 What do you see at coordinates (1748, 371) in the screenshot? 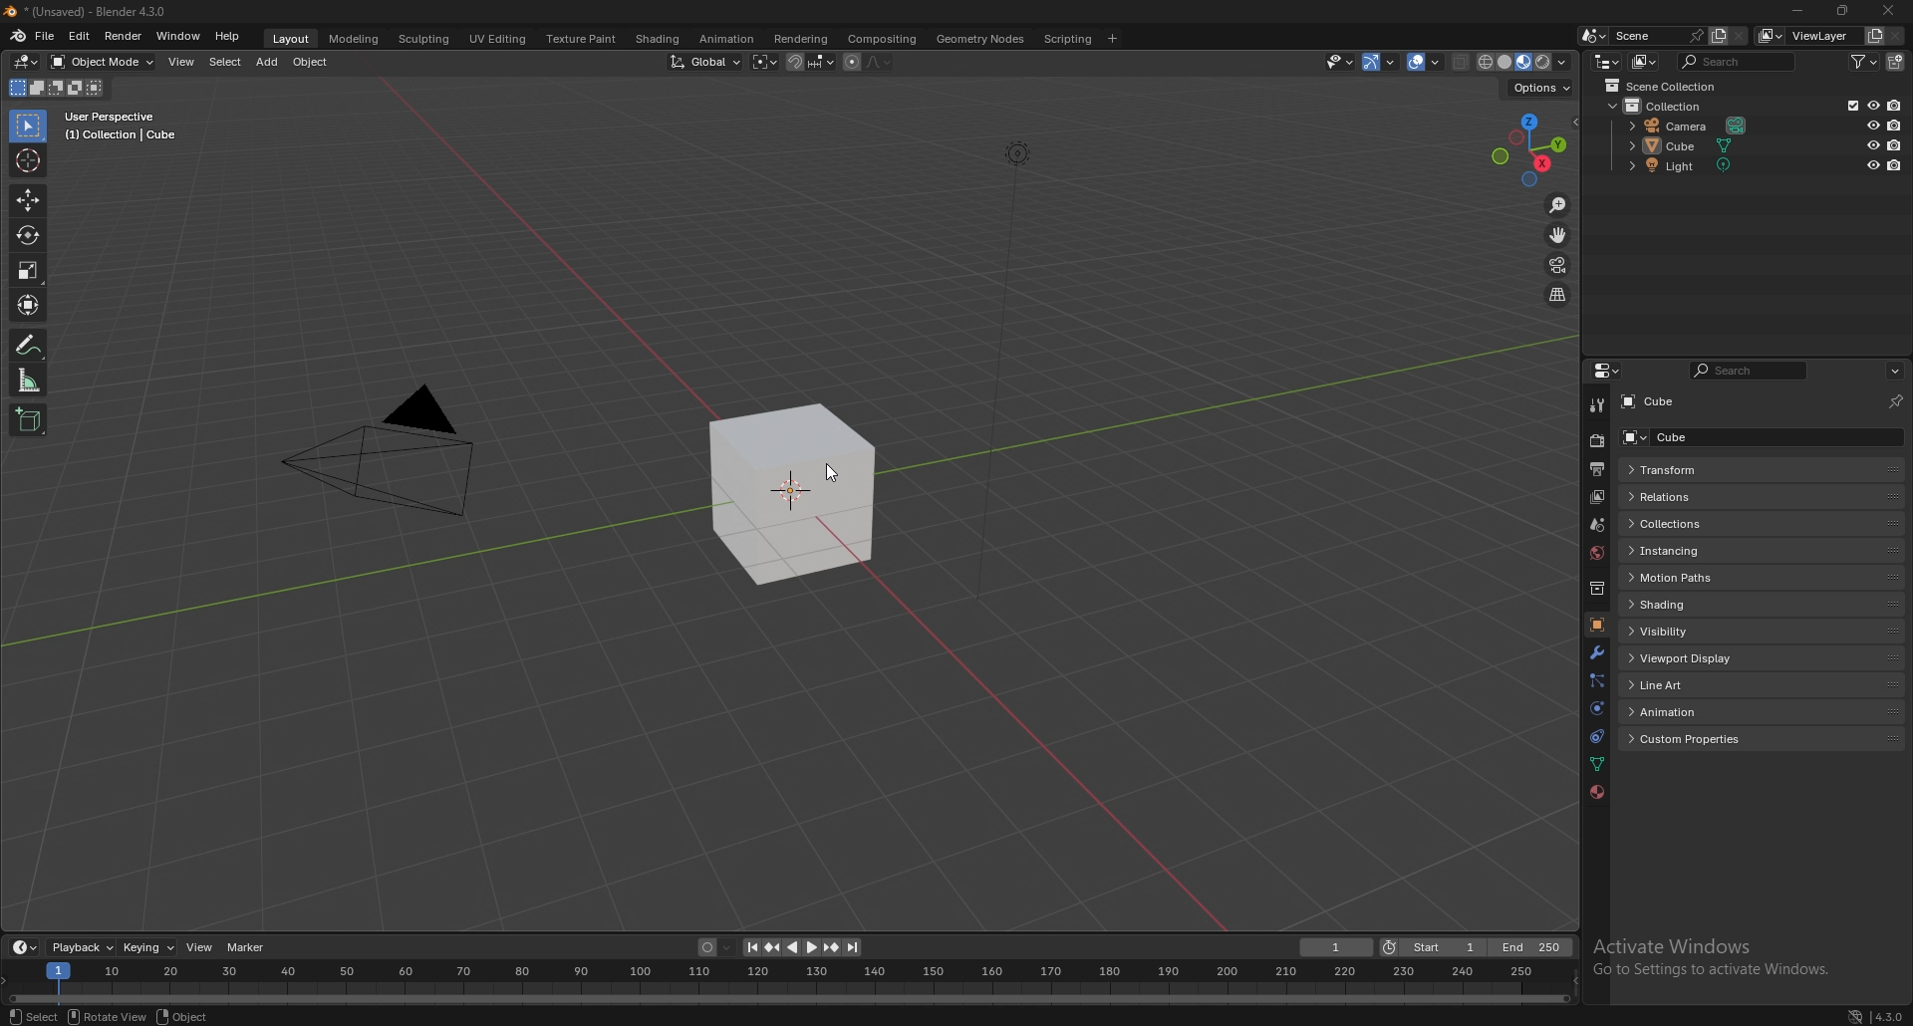
I see `search` at bounding box center [1748, 371].